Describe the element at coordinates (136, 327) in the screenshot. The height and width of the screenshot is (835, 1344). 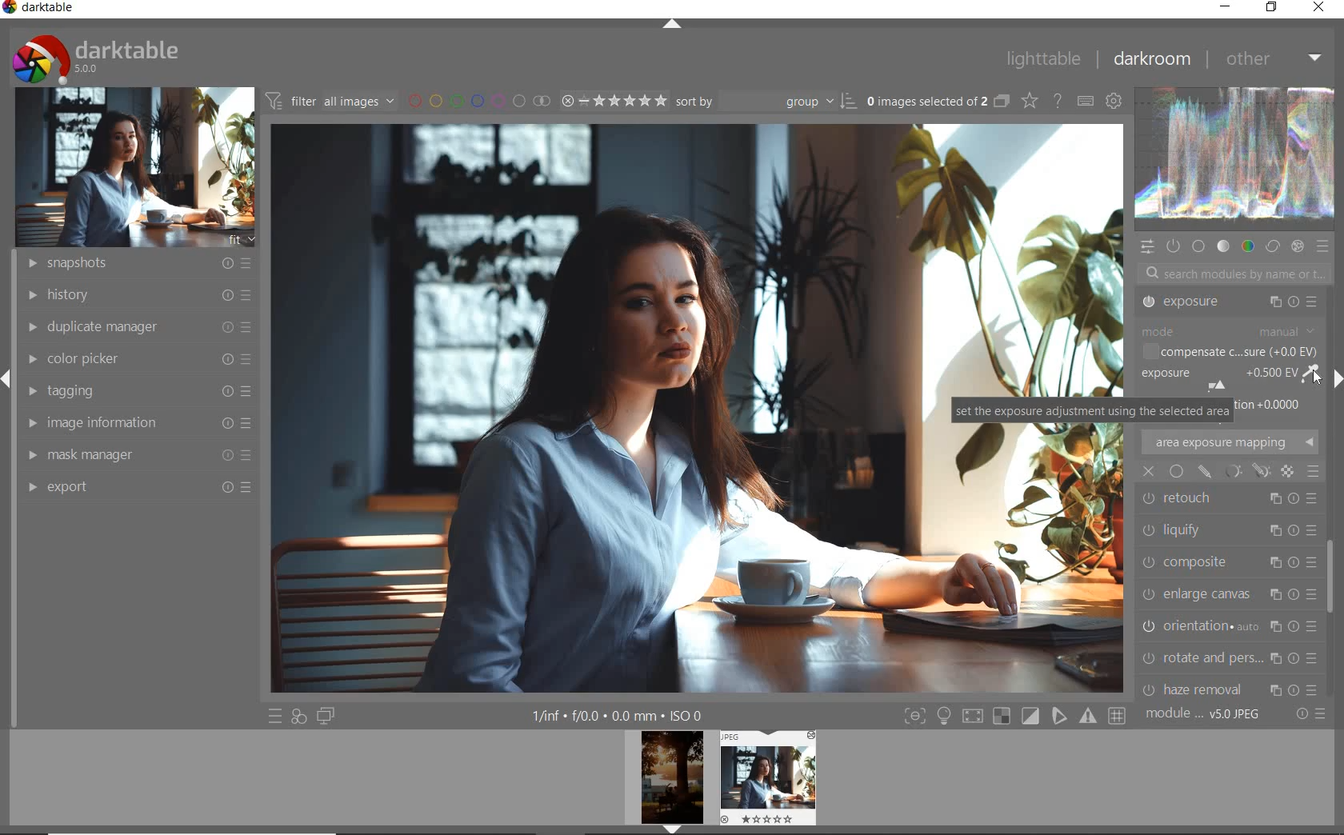
I see `DUPLICATE MANAGER` at that location.